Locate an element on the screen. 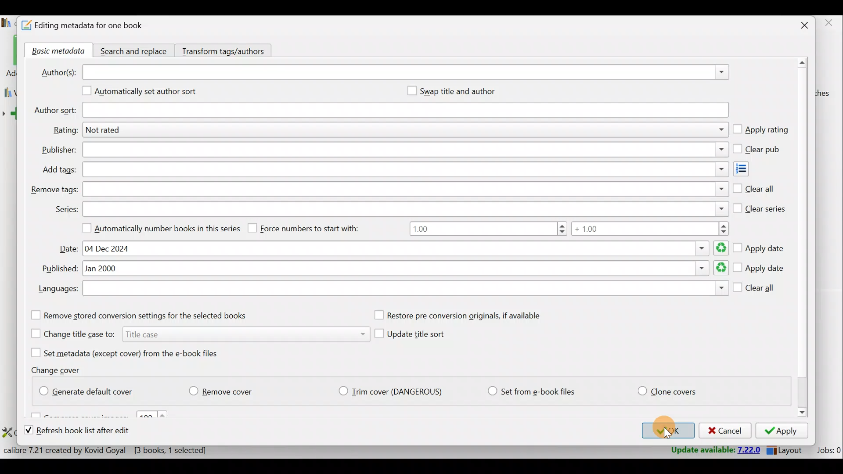 The image size is (843, 474). Set metadata (except cover) from the e-book files is located at coordinates (135, 352).